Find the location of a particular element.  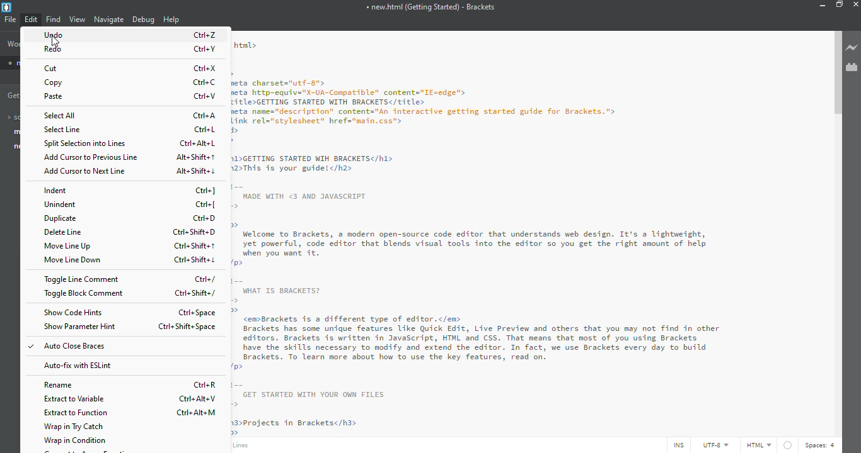

find is located at coordinates (54, 20).